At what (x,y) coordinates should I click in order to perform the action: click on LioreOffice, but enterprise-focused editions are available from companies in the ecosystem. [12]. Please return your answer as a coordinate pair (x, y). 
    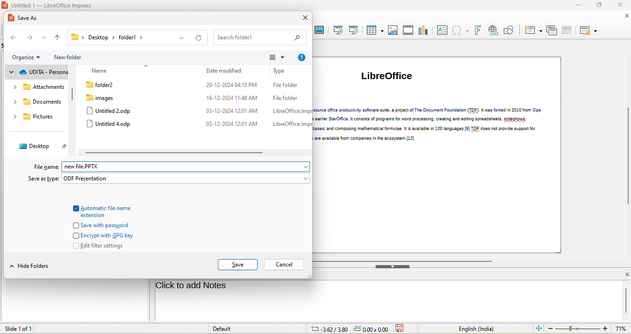
    Looking at the image, I should click on (370, 139).